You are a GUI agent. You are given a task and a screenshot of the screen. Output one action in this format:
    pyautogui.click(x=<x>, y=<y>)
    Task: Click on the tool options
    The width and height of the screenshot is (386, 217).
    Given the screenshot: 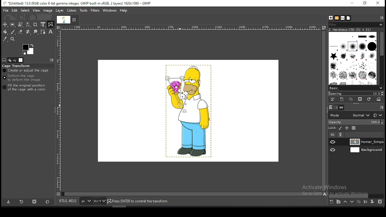 What is the action you would take?
    pyautogui.click(x=4, y=60)
    